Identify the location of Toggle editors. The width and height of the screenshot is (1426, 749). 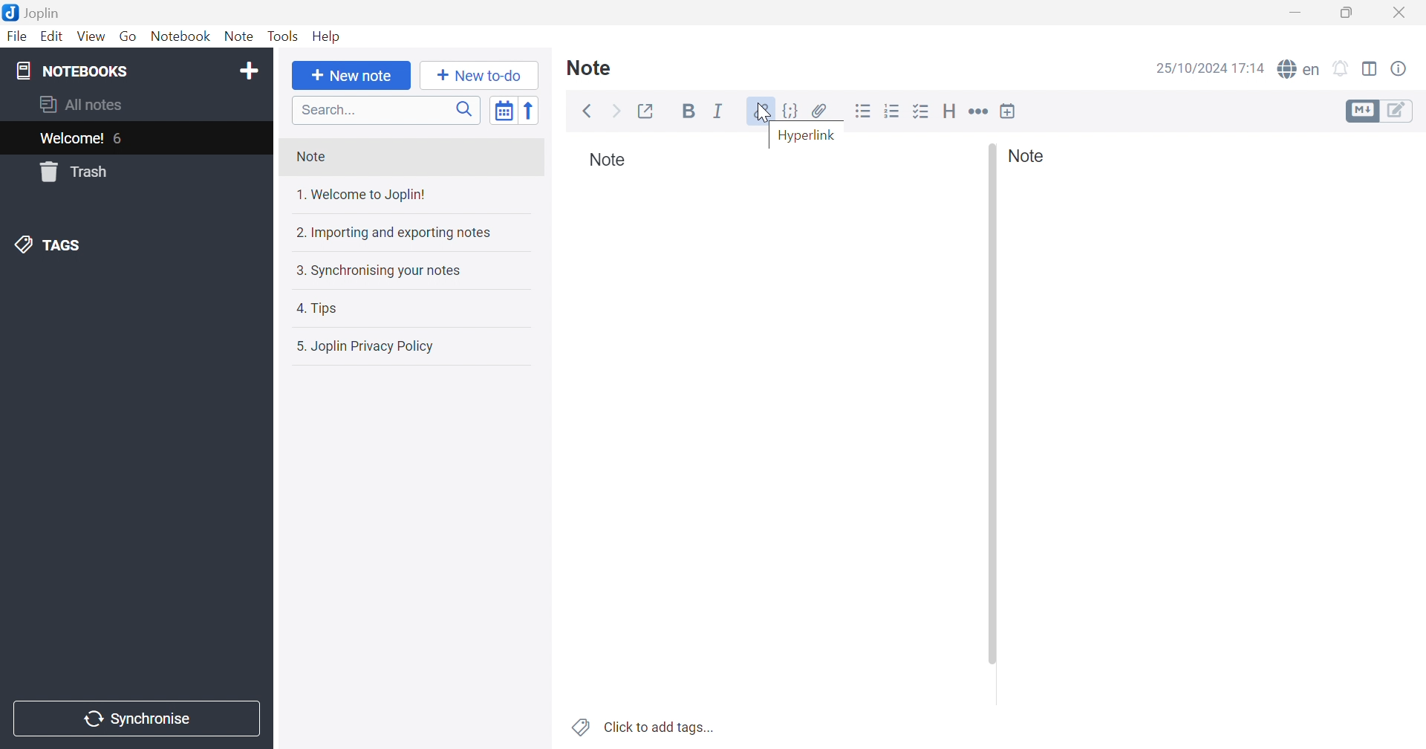
(1362, 110).